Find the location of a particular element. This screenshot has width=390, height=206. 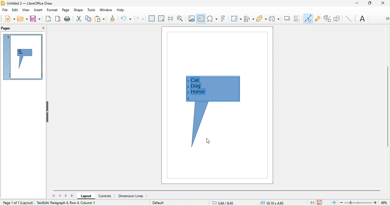

format is located at coordinates (52, 11).